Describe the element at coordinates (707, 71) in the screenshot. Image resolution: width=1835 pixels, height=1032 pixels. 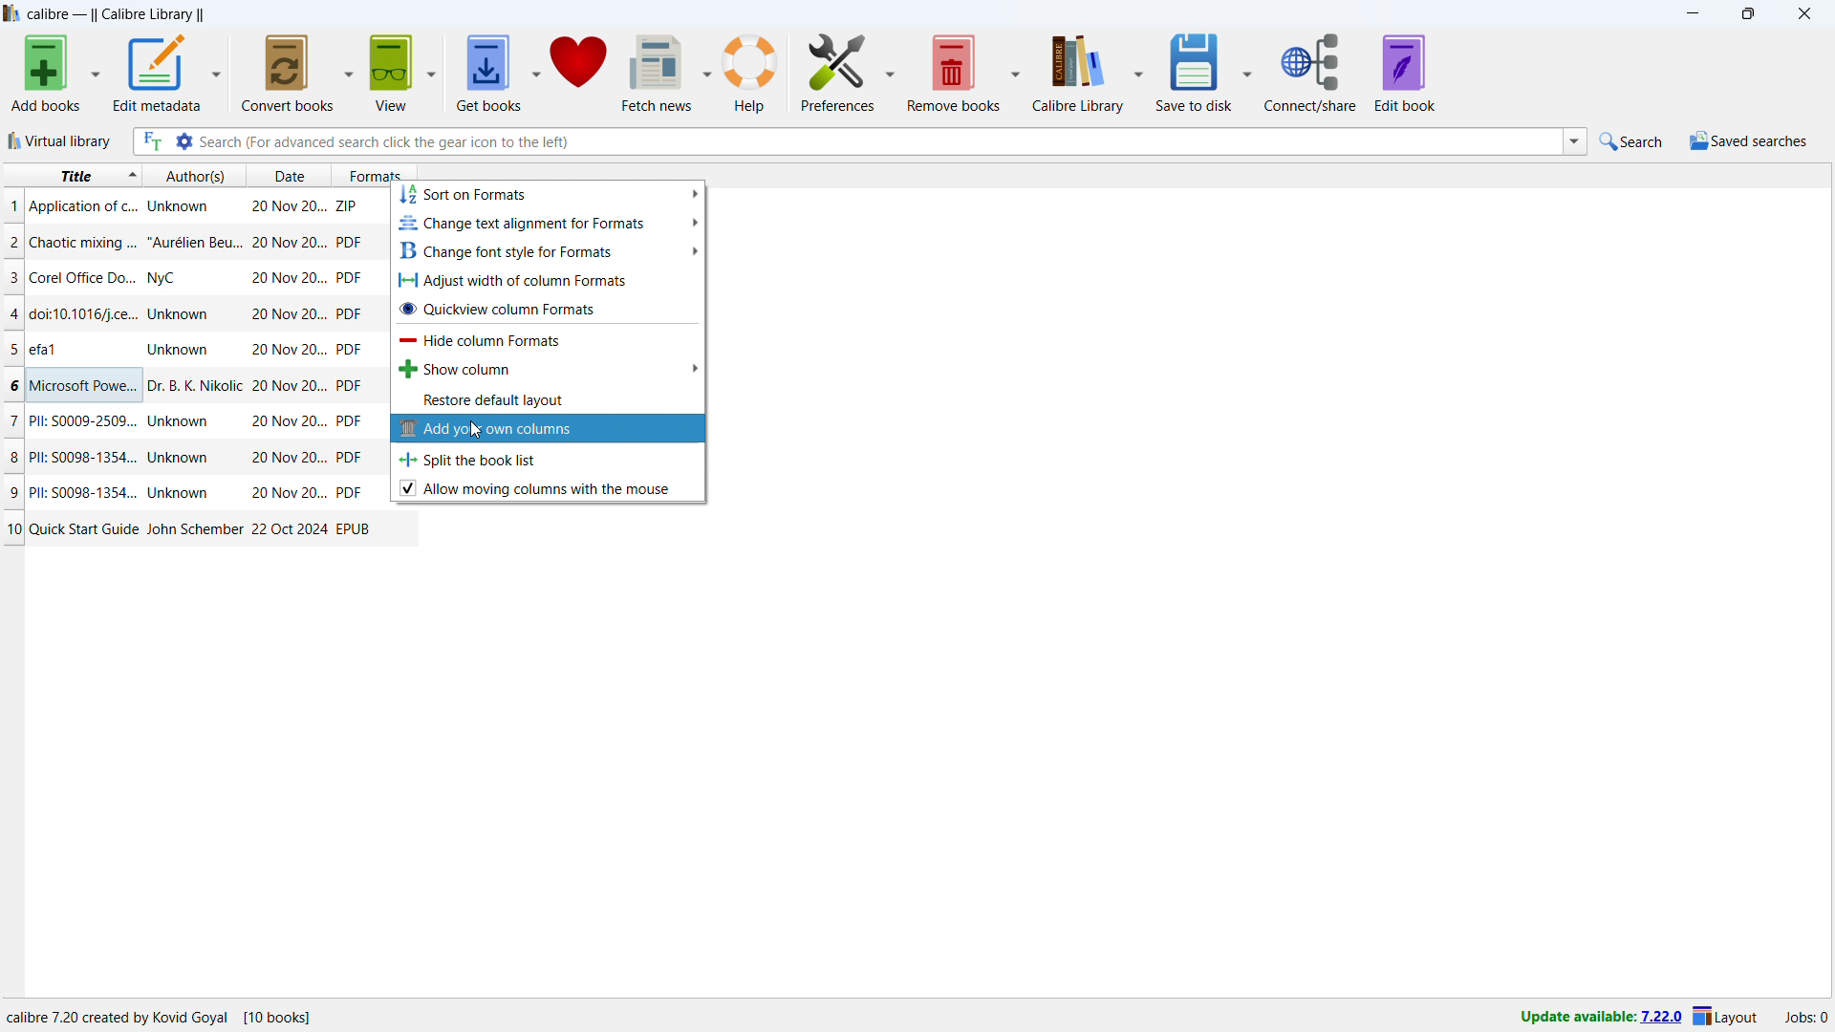
I see `fetch news options` at that location.